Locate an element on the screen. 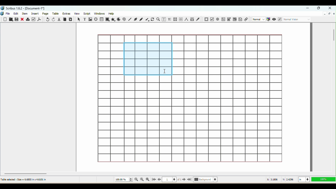 This screenshot has width=336, height=189. Zoom level is located at coordinates (323, 179).